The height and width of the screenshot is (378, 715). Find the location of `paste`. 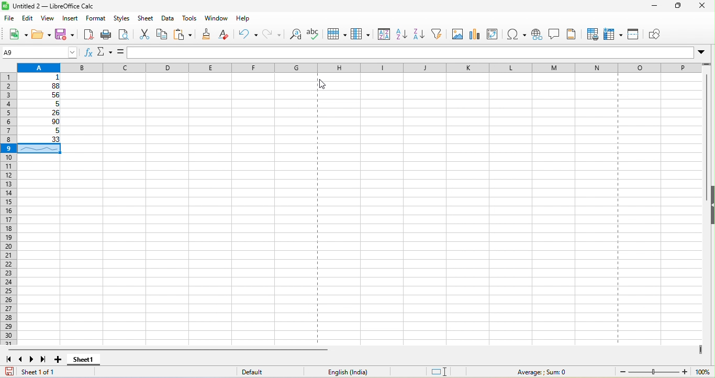

paste is located at coordinates (185, 35).